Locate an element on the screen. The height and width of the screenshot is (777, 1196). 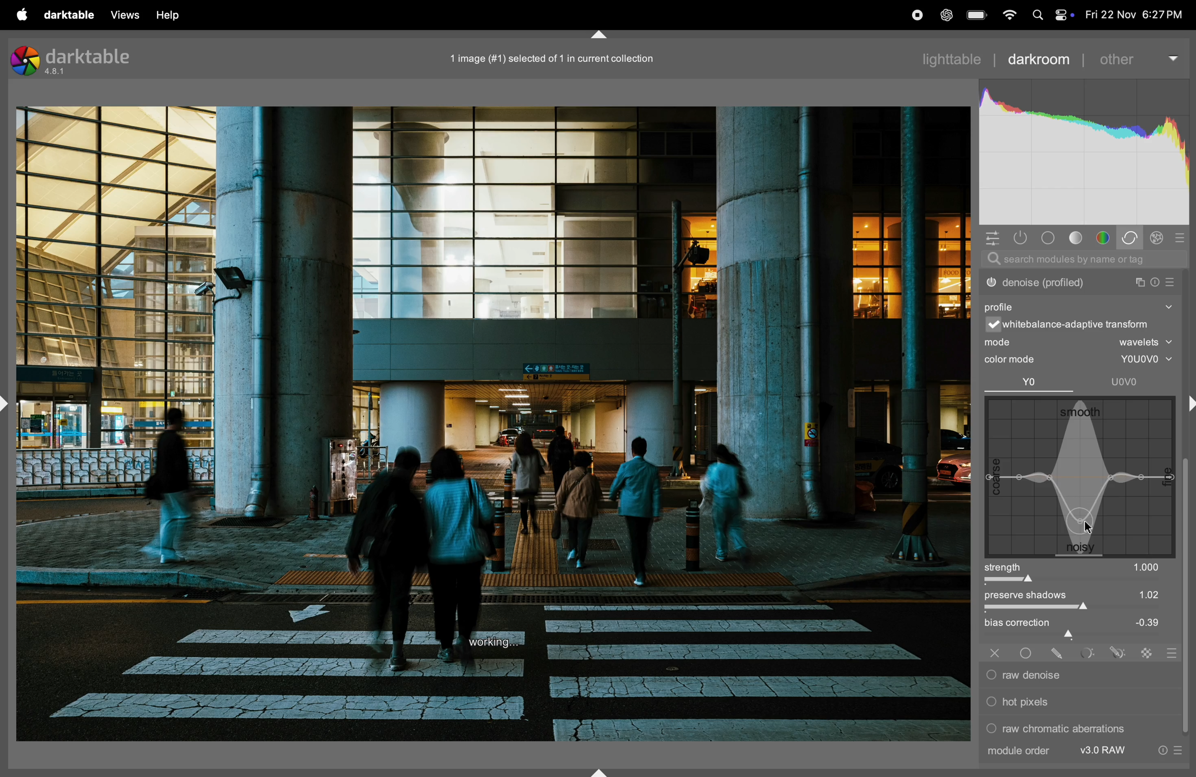
module order is located at coordinates (1053, 751).